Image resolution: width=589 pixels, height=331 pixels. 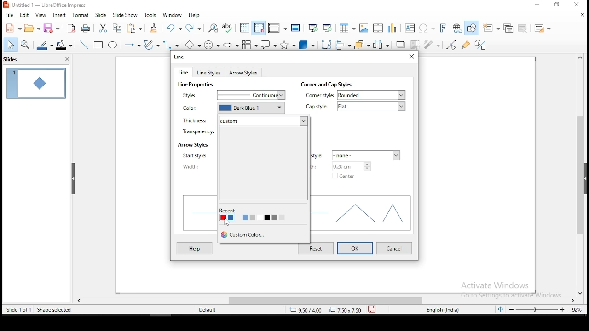 I want to click on align objects, so click(x=342, y=43).